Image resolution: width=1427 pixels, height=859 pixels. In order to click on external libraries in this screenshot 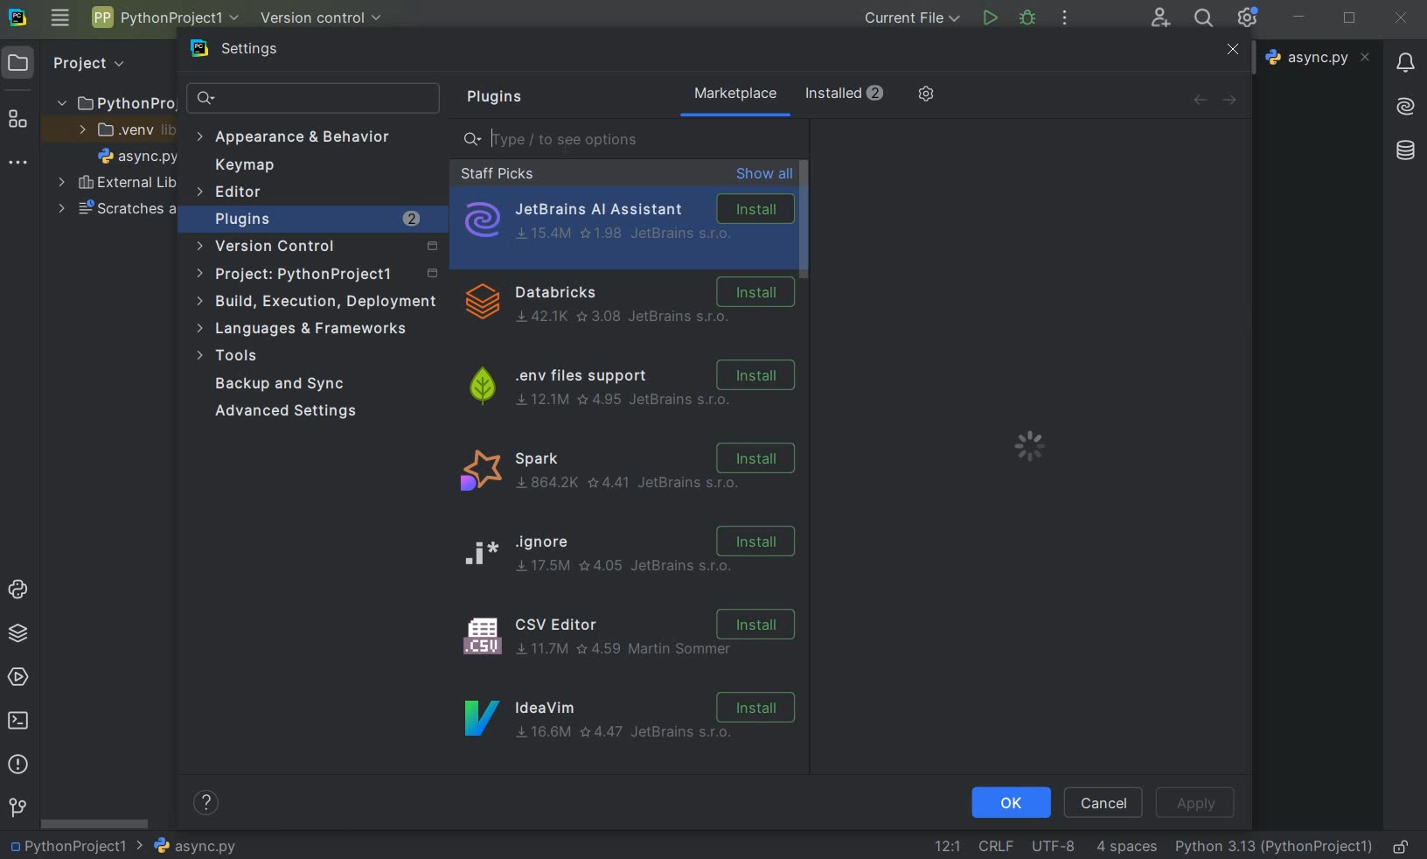, I will do `click(115, 182)`.